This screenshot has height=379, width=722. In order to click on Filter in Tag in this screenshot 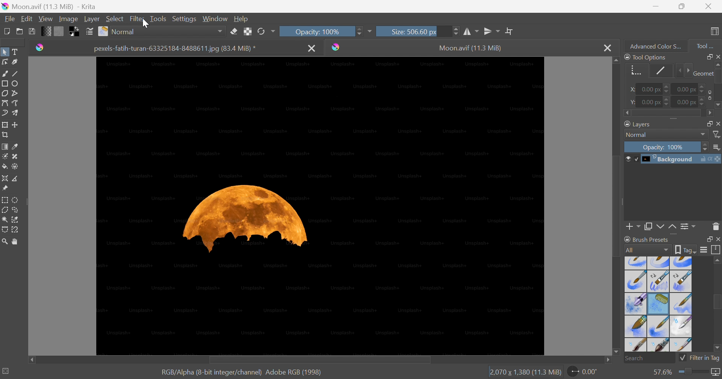, I will do `click(699, 359)`.